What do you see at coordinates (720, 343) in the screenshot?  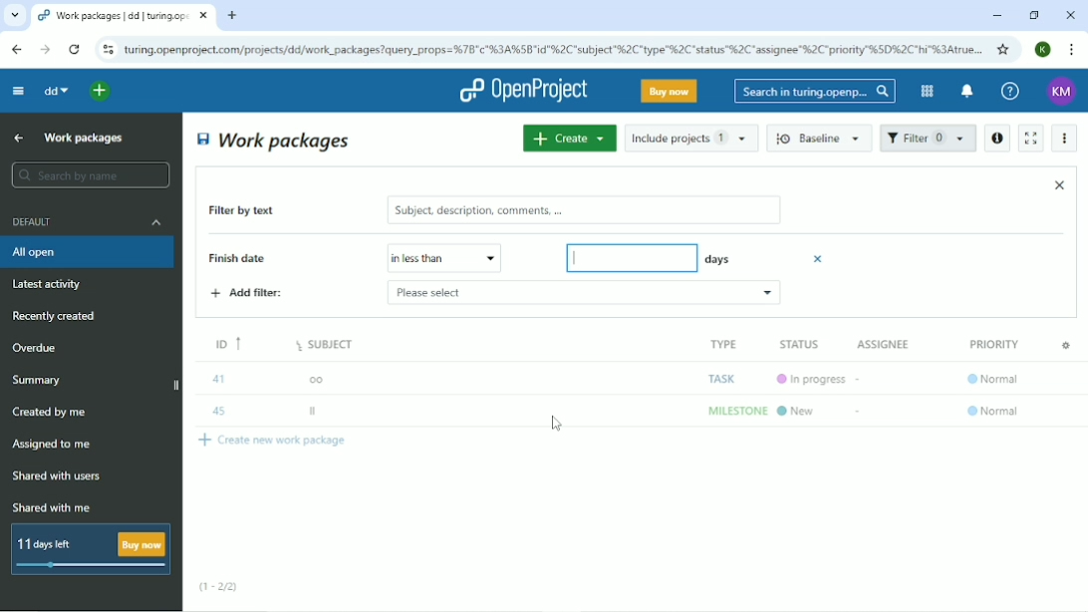 I see `type` at bounding box center [720, 343].